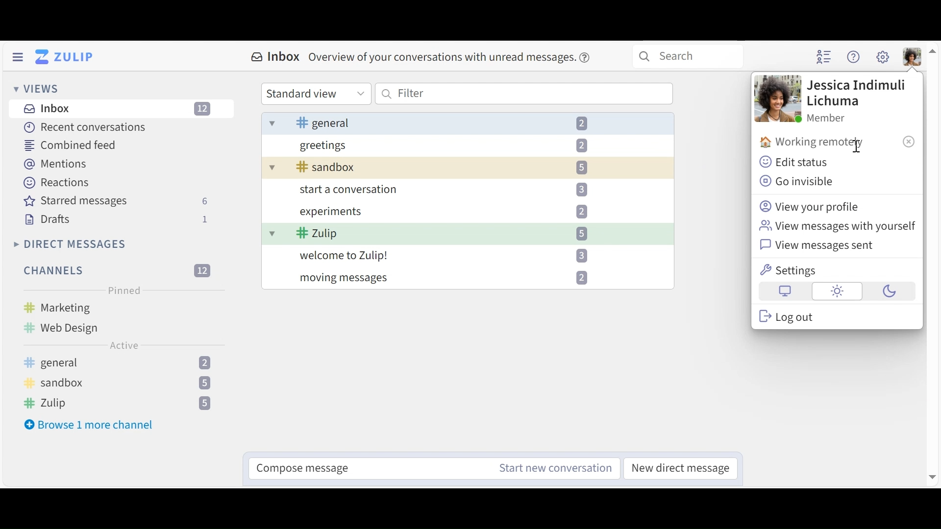 This screenshot has width=941, height=529. I want to click on scroll up, so click(935, 52).